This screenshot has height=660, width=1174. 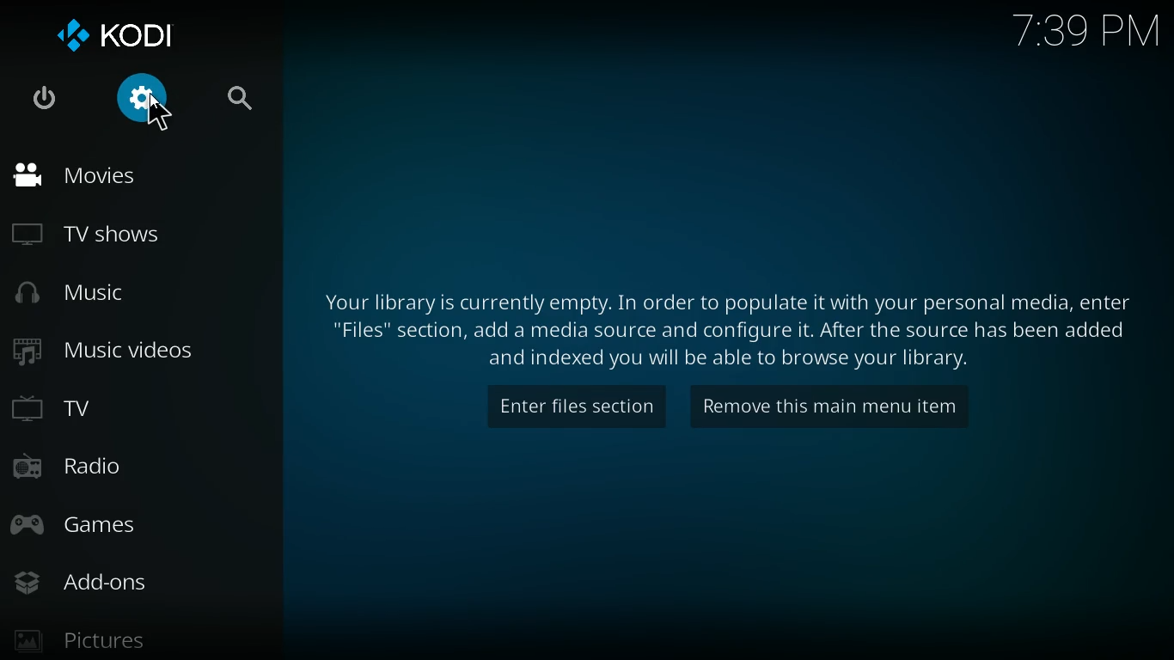 I want to click on power, so click(x=43, y=99).